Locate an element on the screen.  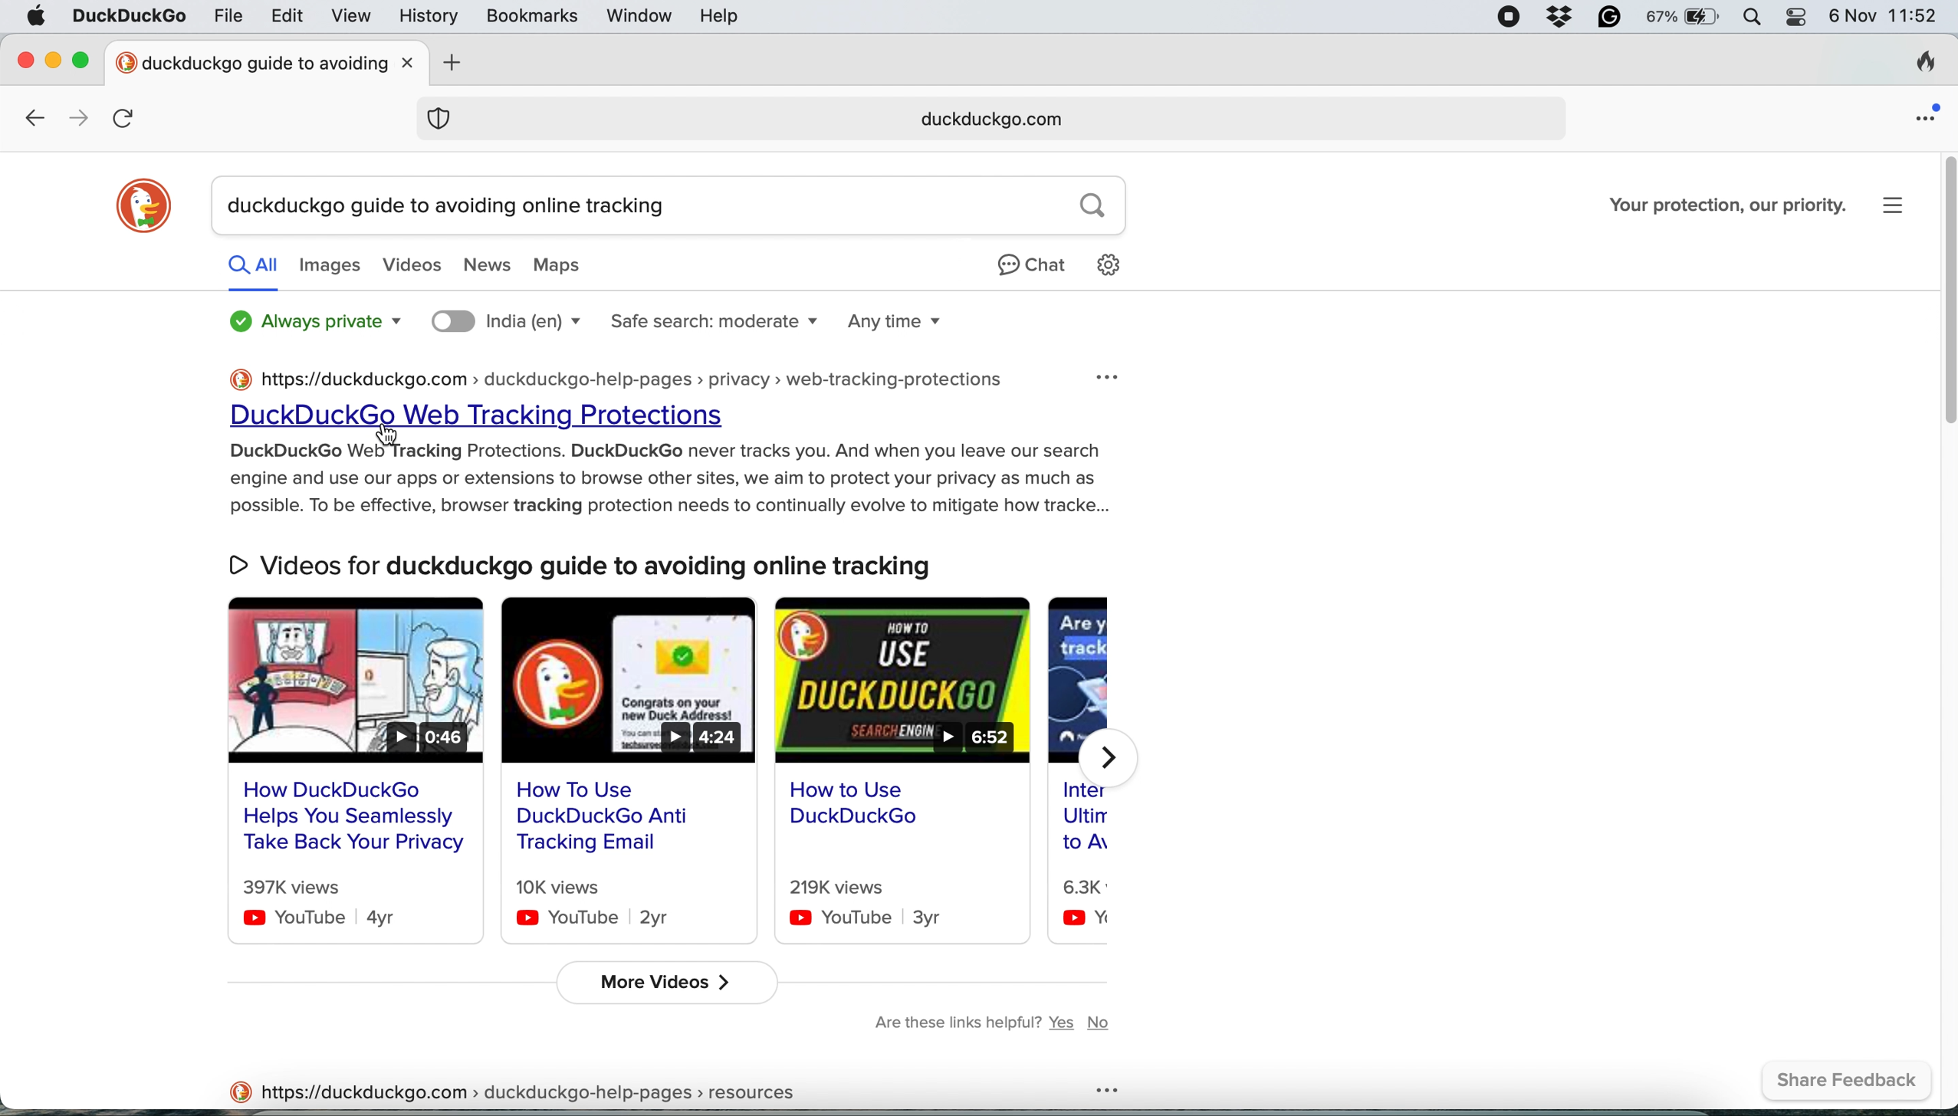
view is located at coordinates (350, 16).